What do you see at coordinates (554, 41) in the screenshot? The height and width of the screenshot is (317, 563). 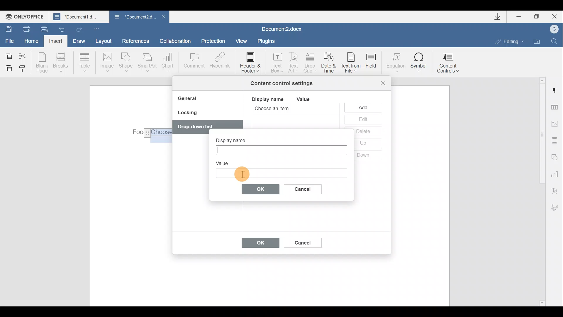 I see `Find` at bounding box center [554, 41].